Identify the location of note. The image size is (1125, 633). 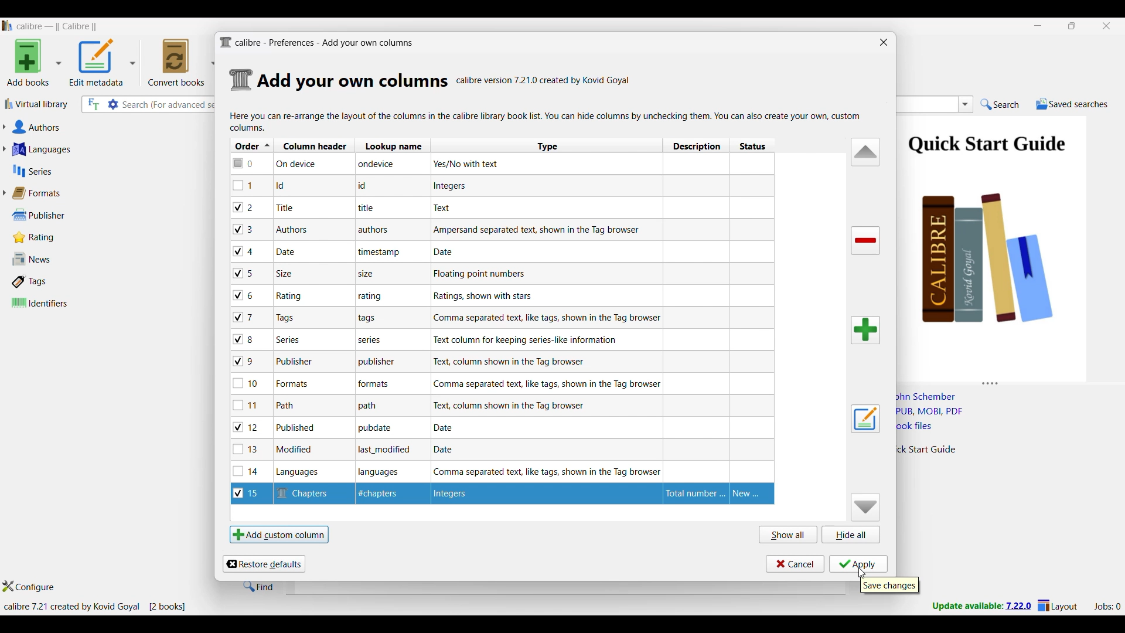
(371, 275).